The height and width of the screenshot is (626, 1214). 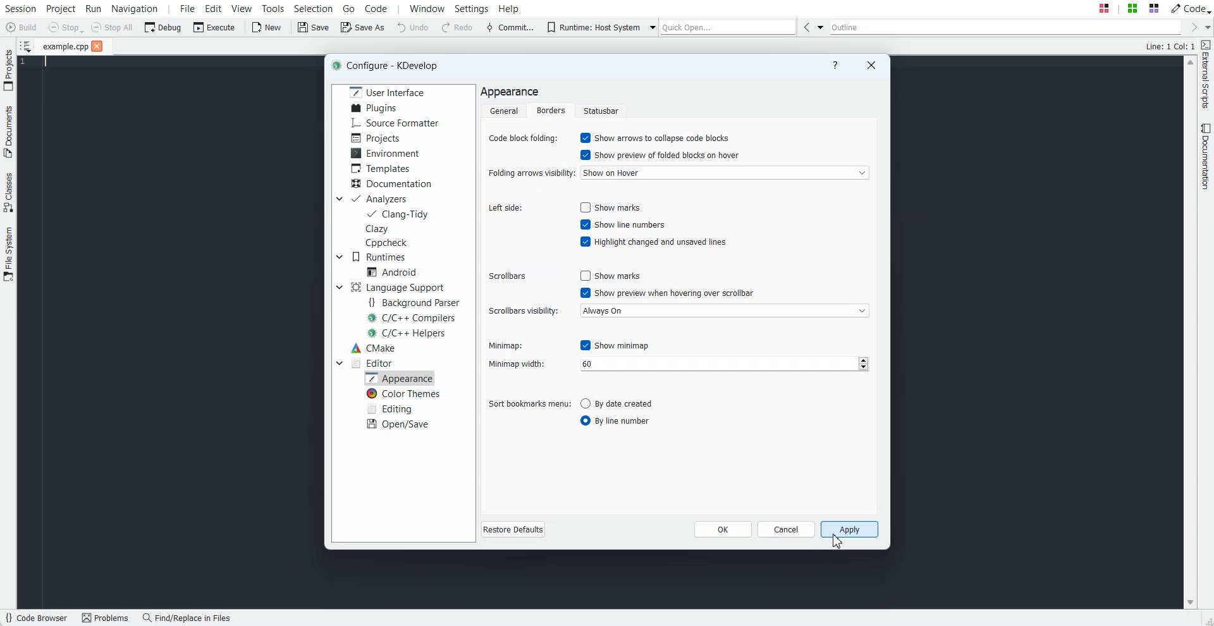 I want to click on Text, so click(x=510, y=92).